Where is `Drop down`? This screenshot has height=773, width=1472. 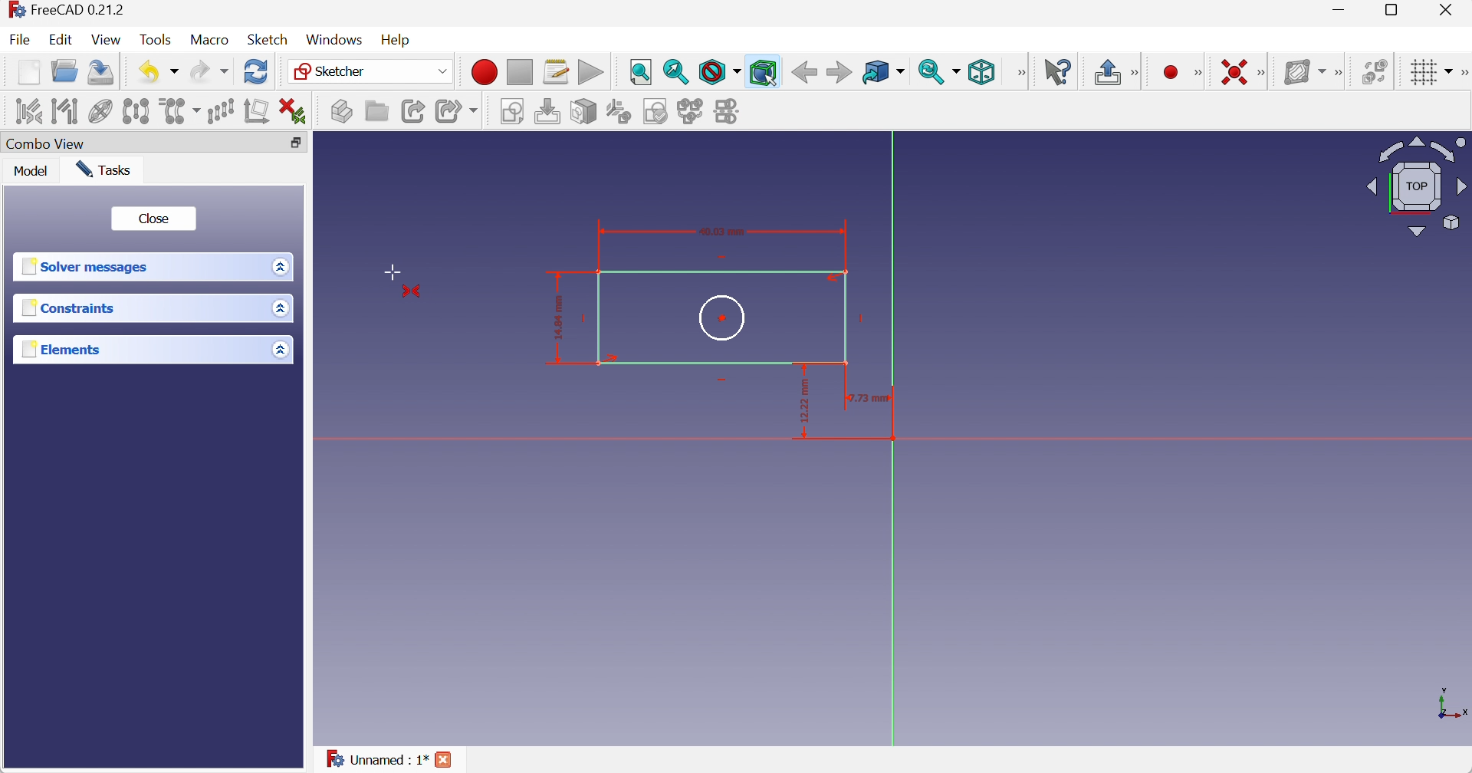
Drop down is located at coordinates (284, 266).